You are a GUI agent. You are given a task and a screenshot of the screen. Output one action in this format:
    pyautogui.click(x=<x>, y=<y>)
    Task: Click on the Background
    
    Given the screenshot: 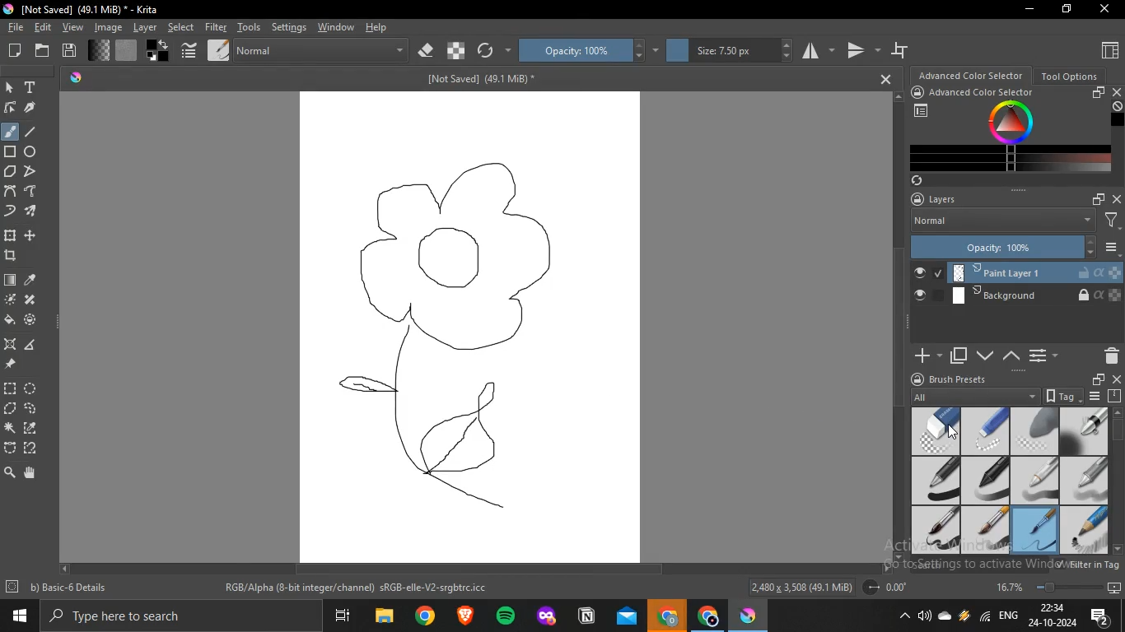 What is the action you would take?
    pyautogui.click(x=1017, y=295)
    